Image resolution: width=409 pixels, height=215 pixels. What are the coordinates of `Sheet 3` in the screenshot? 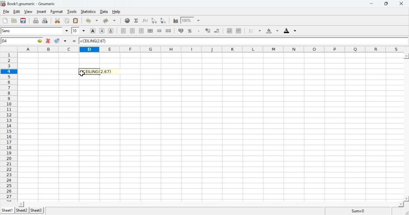 It's located at (37, 210).